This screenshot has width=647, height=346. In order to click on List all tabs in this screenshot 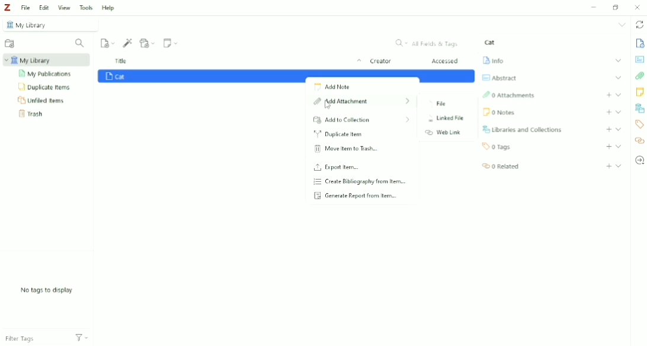, I will do `click(623, 24)`.